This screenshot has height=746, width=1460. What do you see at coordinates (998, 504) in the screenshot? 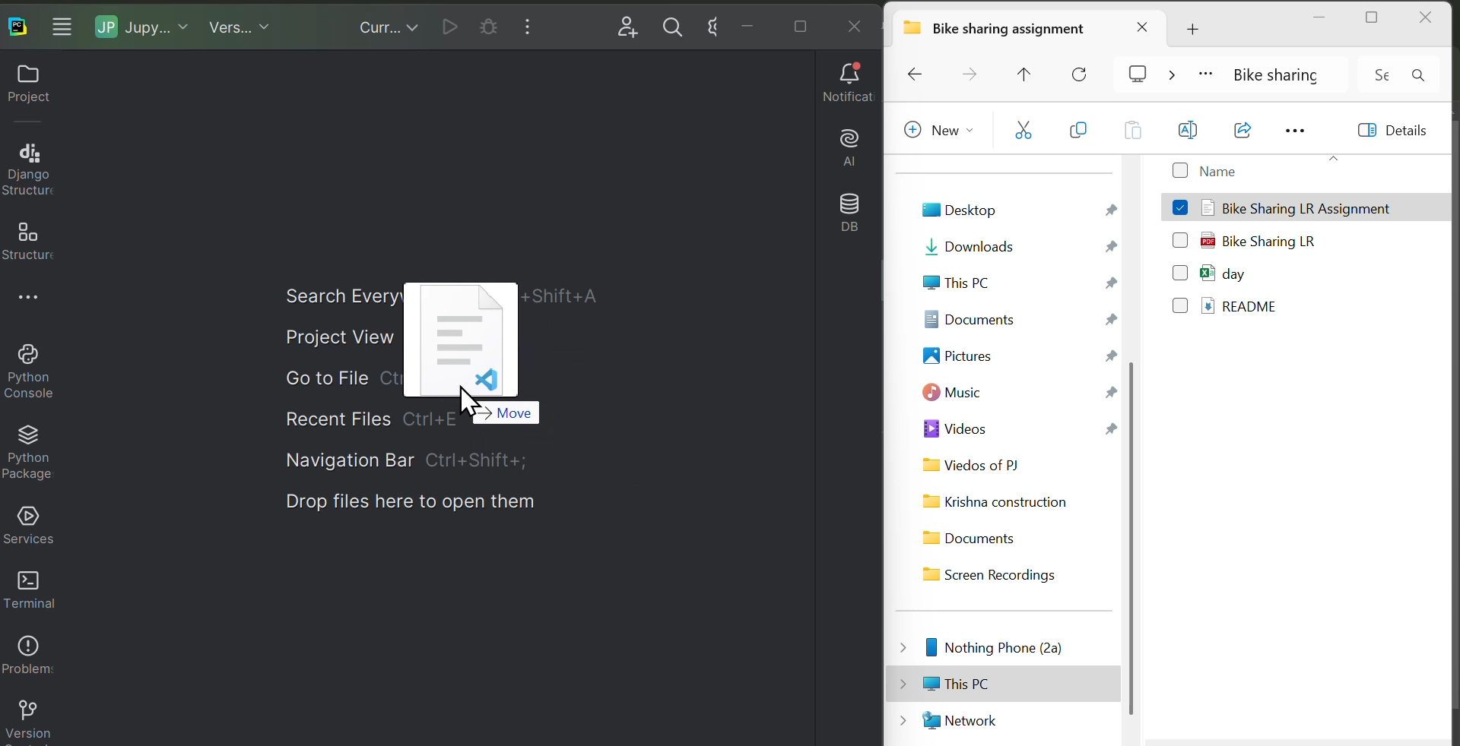
I see `Krishna construction` at bounding box center [998, 504].